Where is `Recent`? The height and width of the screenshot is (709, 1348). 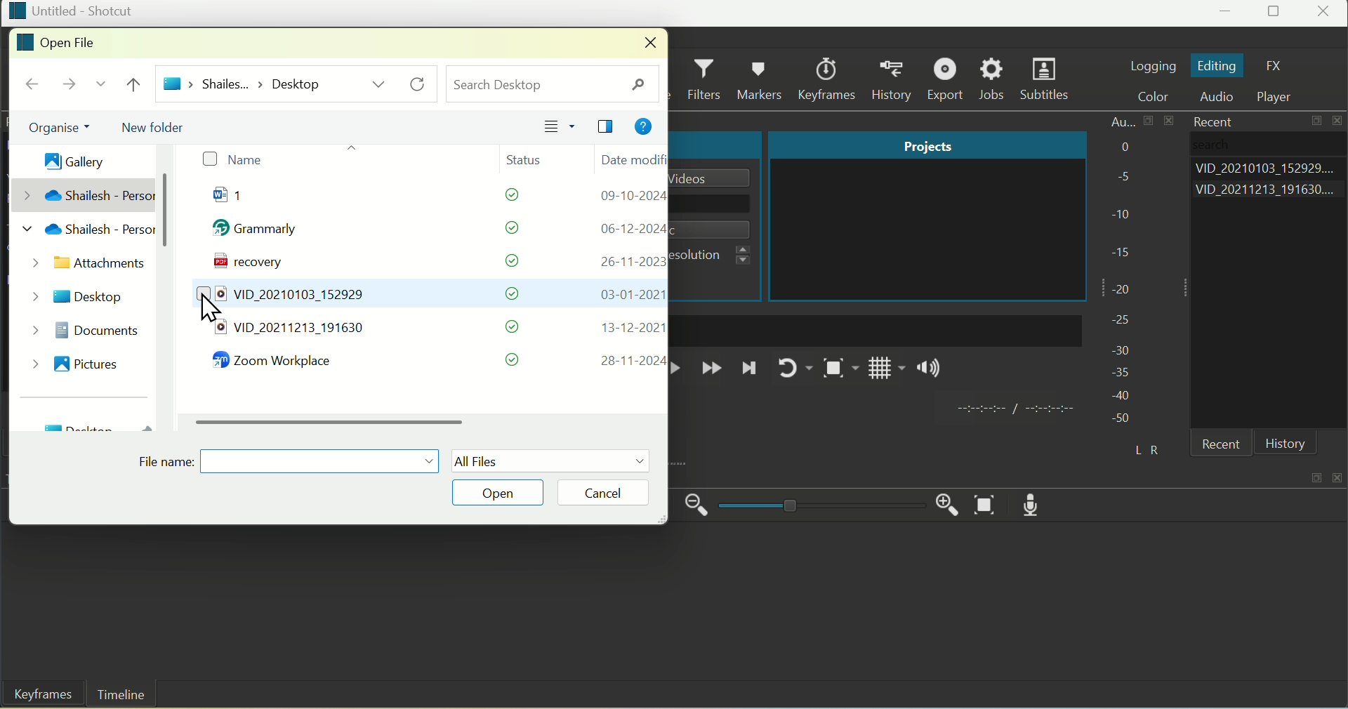 Recent is located at coordinates (1225, 446).